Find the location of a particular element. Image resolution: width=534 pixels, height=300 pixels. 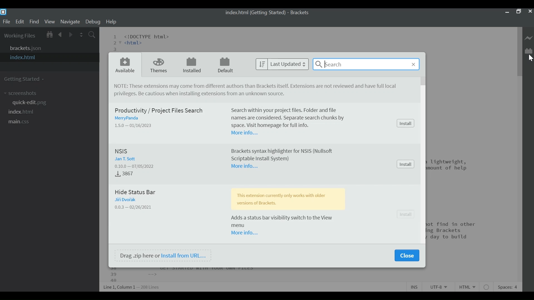

Install is located at coordinates (405, 123).